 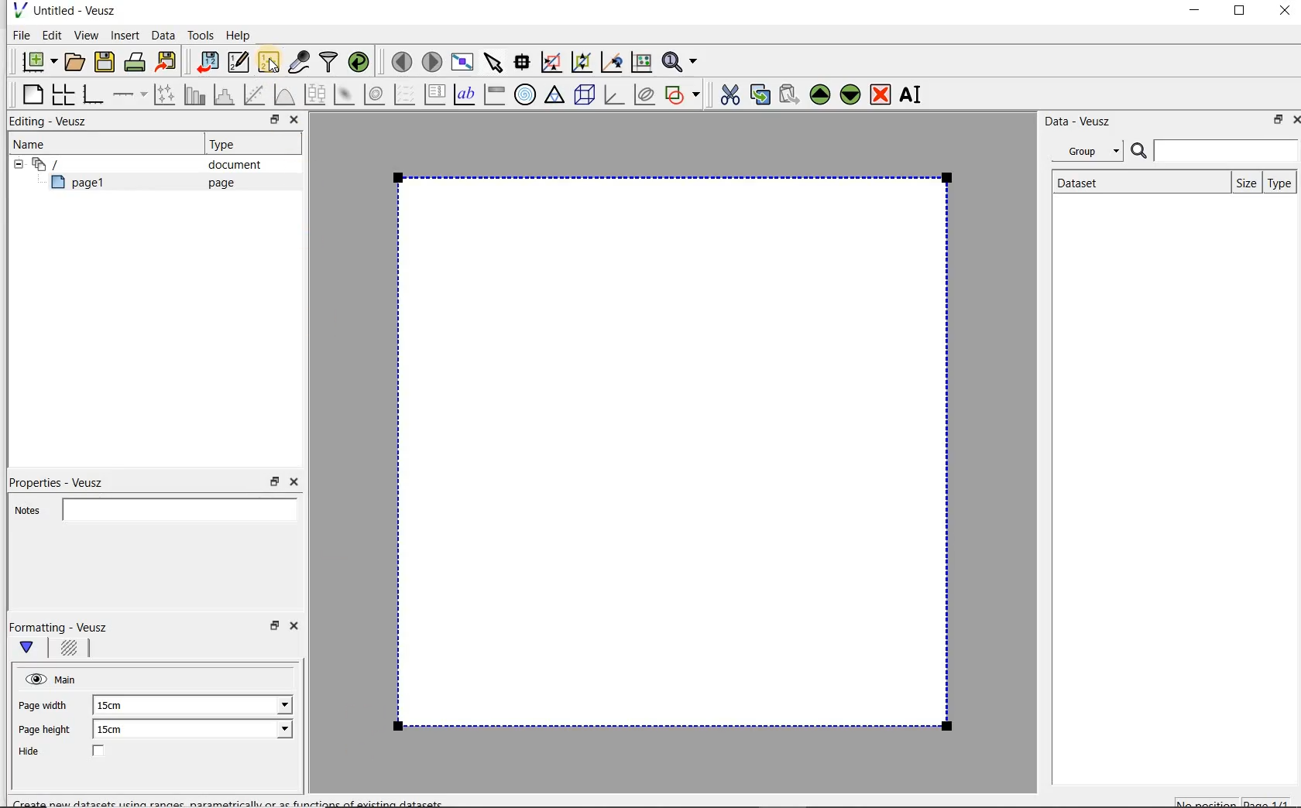 I want to click on Page width, so click(x=43, y=703).